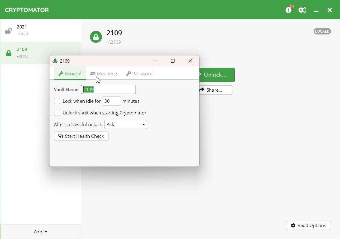 The height and width of the screenshot is (239, 340). What do you see at coordinates (42, 32) in the screenshot?
I see `Unlock Vault` at bounding box center [42, 32].